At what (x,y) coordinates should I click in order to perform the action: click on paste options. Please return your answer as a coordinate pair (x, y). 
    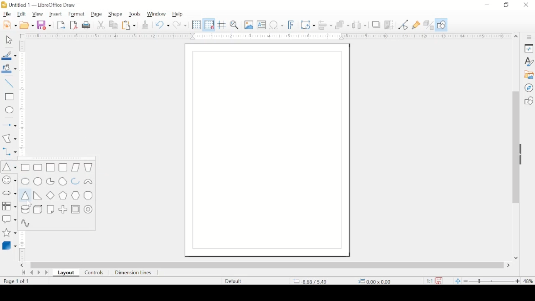
    Looking at the image, I should click on (129, 25).